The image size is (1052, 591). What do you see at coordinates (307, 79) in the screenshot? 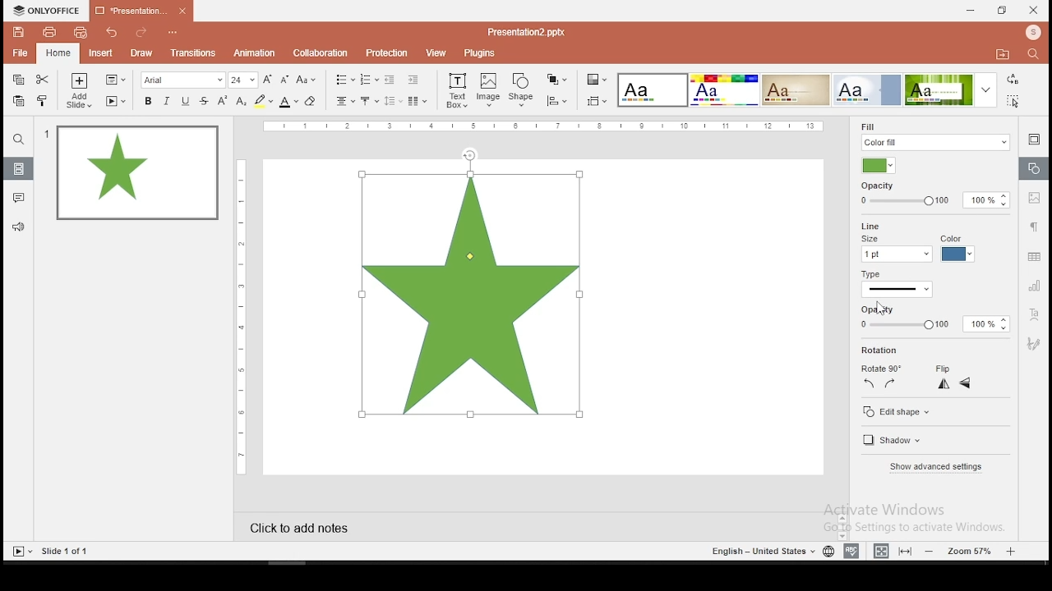
I see `change case` at bounding box center [307, 79].